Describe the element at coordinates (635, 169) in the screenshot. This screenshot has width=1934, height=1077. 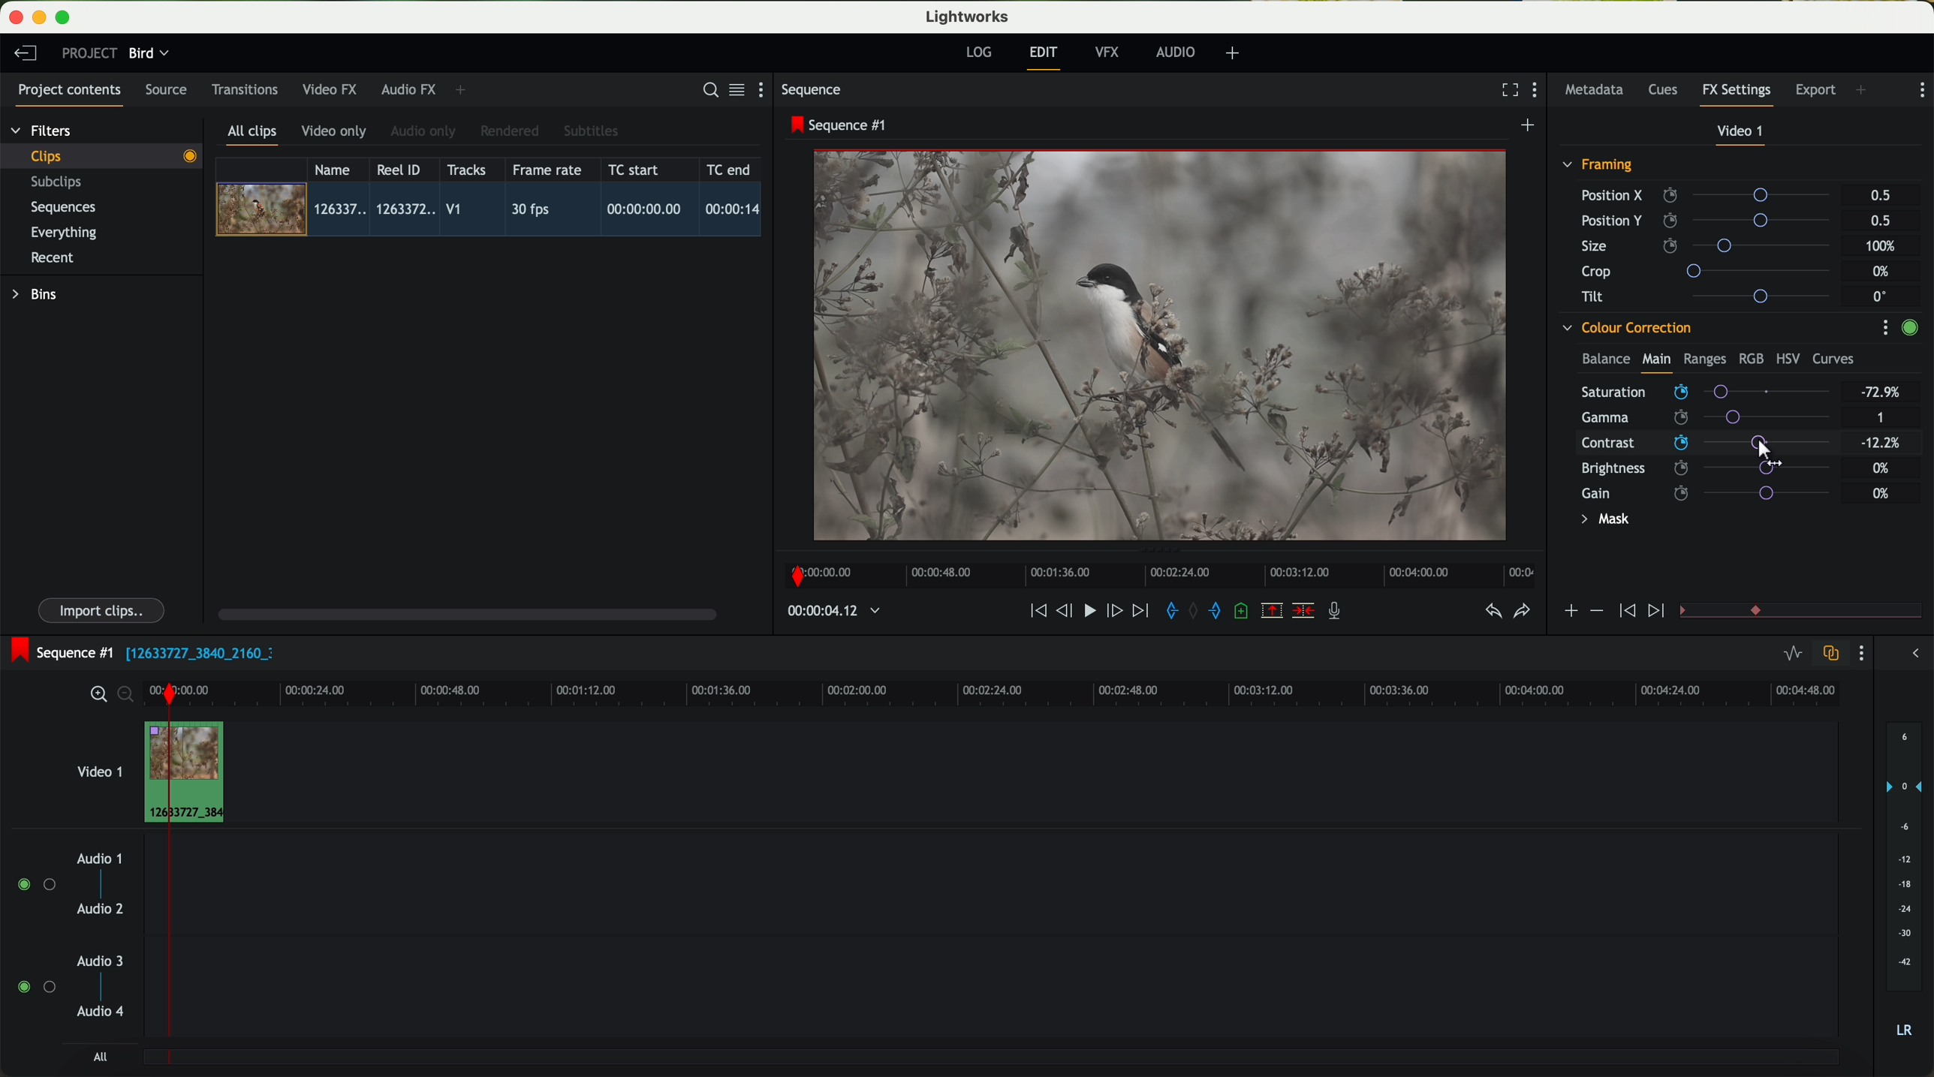
I see `TC start` at that location.